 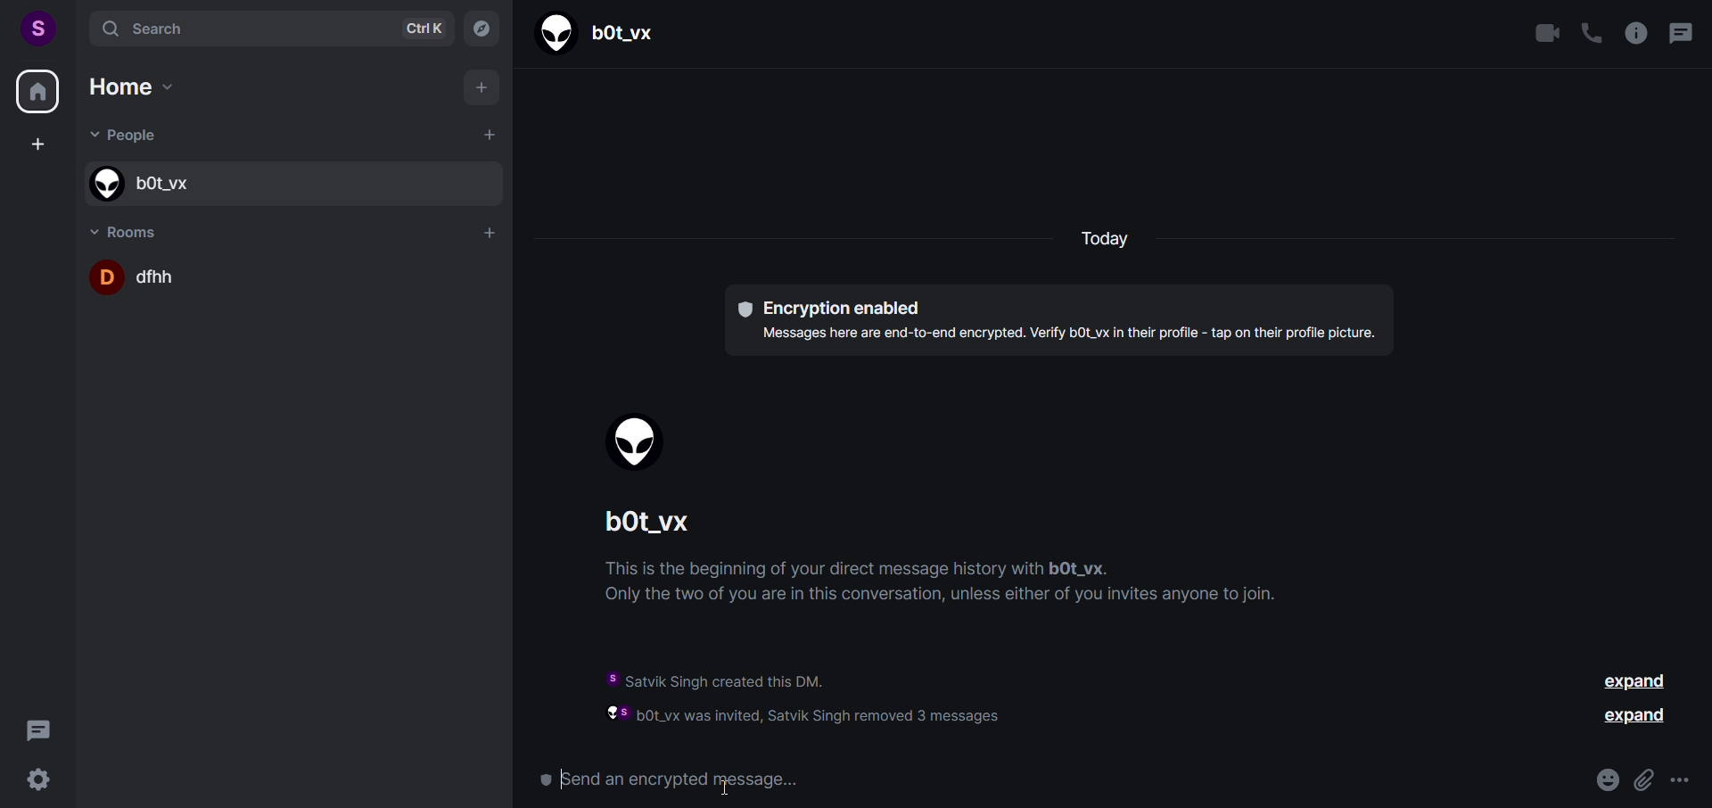 I want to click on information, so click(x=844, y=694).